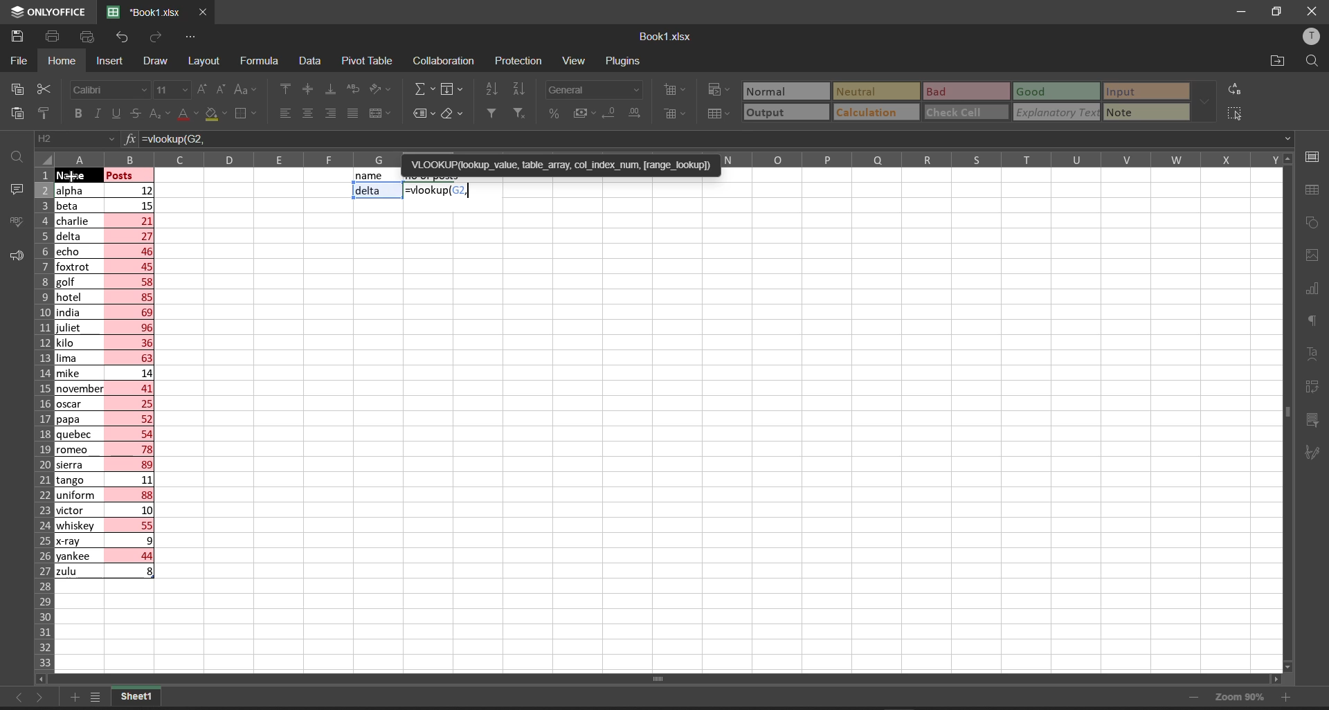 This screenshot has height=710, width=1329. I want to click on scroll right, so click(1272, 677).